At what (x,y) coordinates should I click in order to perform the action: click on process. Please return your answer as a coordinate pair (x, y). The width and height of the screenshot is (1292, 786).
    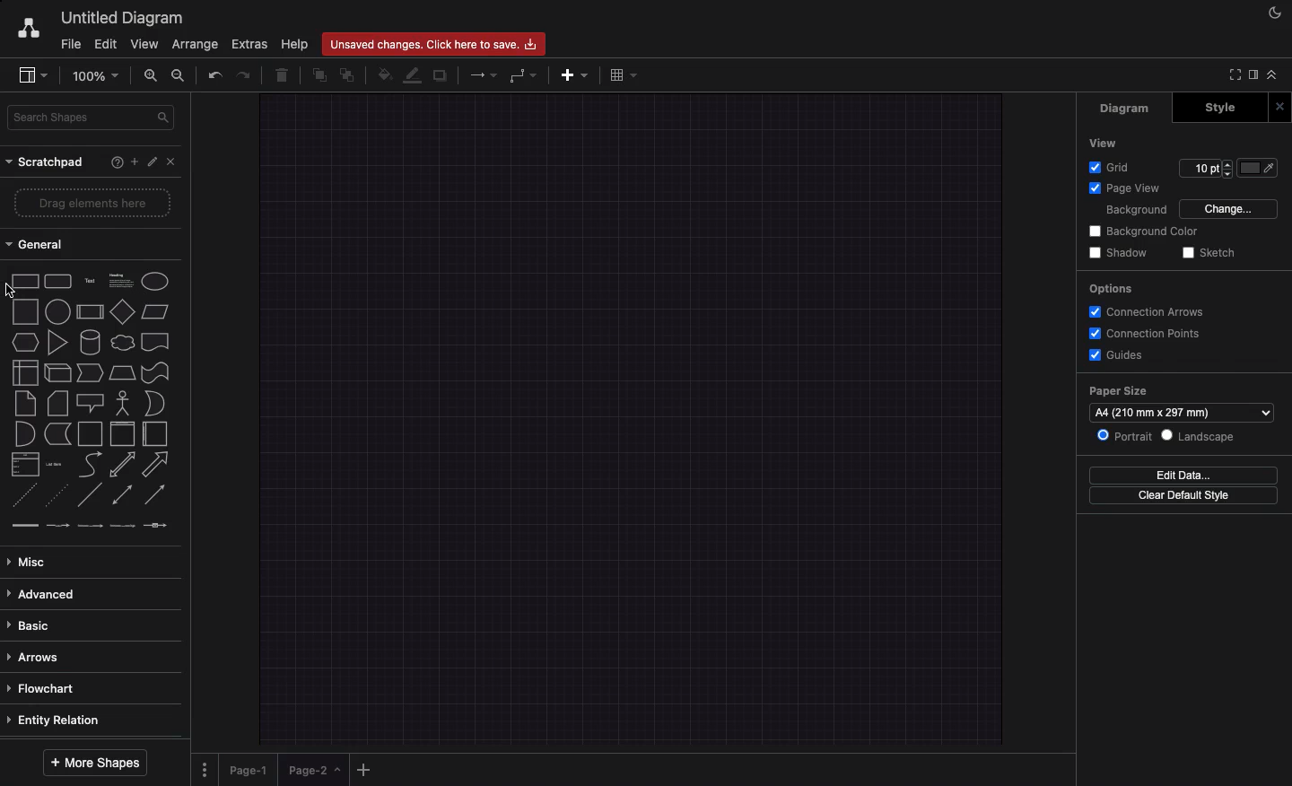
    Looking at the image, I should click on (89, 312).